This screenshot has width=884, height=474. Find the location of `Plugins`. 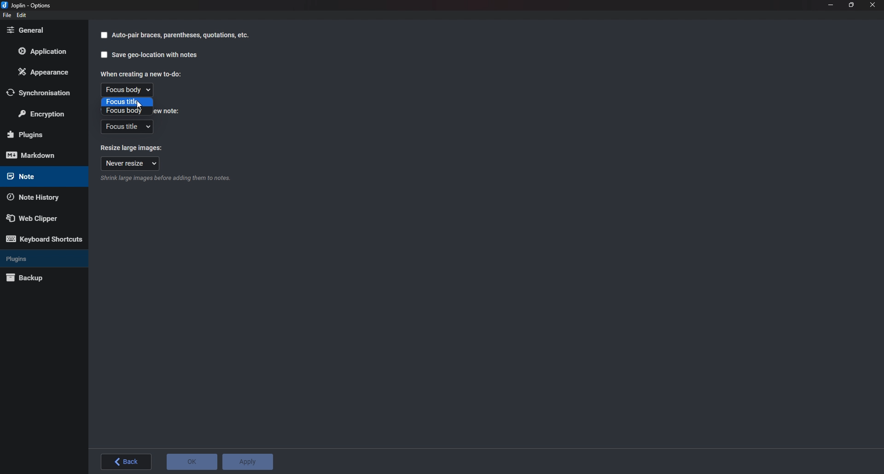

Plugins is located at coordinates (41, 134).